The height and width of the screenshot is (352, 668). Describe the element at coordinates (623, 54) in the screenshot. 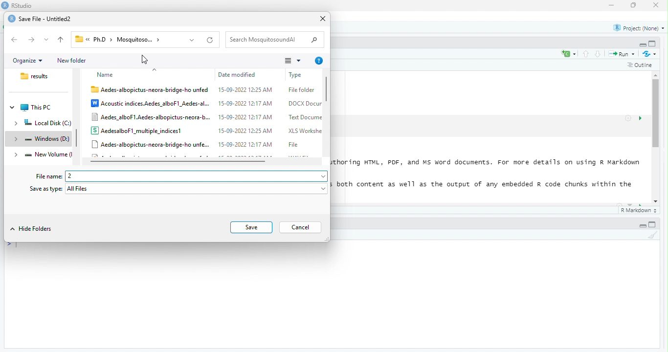

I see `Run` at that location.